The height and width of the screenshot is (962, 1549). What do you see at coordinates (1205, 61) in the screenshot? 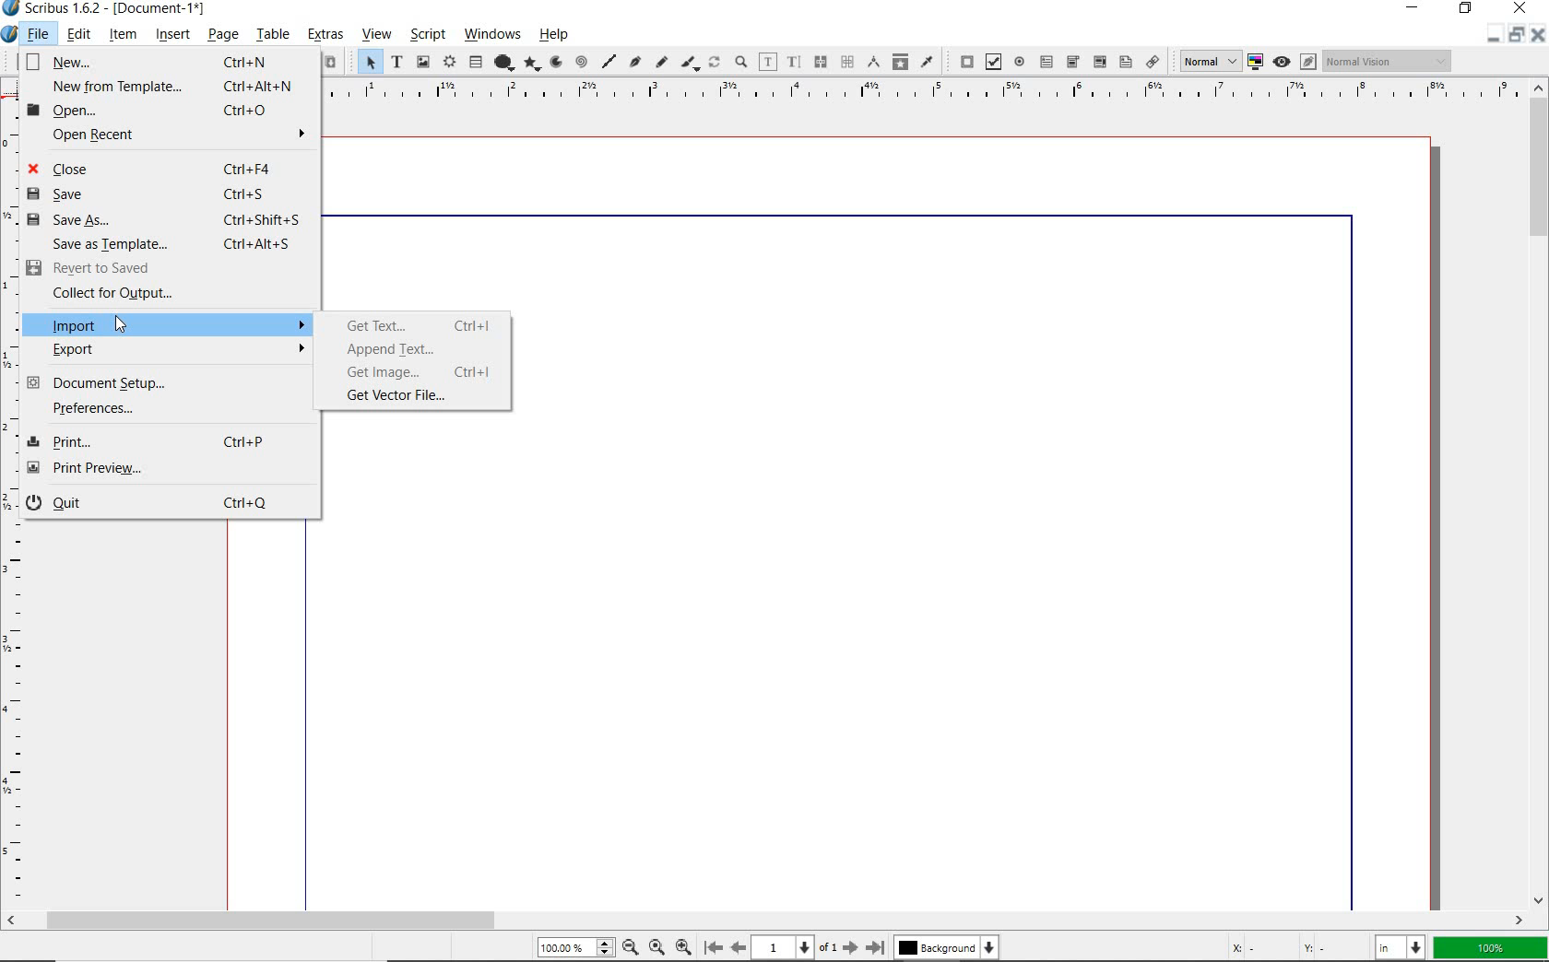
I see `Normal` at bounding box center [1205, 61].